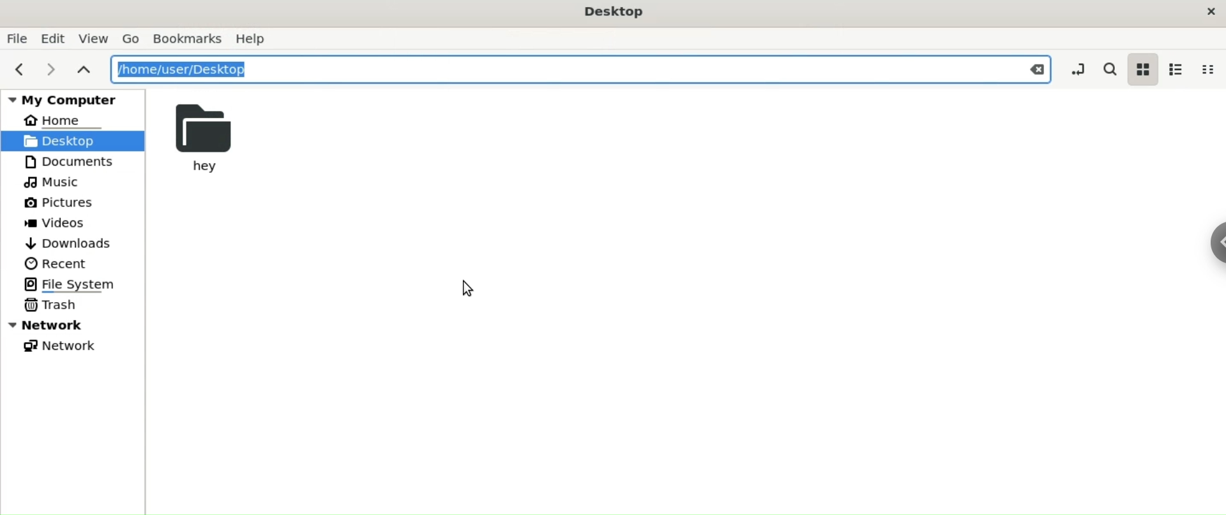 The height and width of the screenshot is (515, 1226). Describe the element at coordinates (1177, 68) in the screenshot. I see `list view` at that location.